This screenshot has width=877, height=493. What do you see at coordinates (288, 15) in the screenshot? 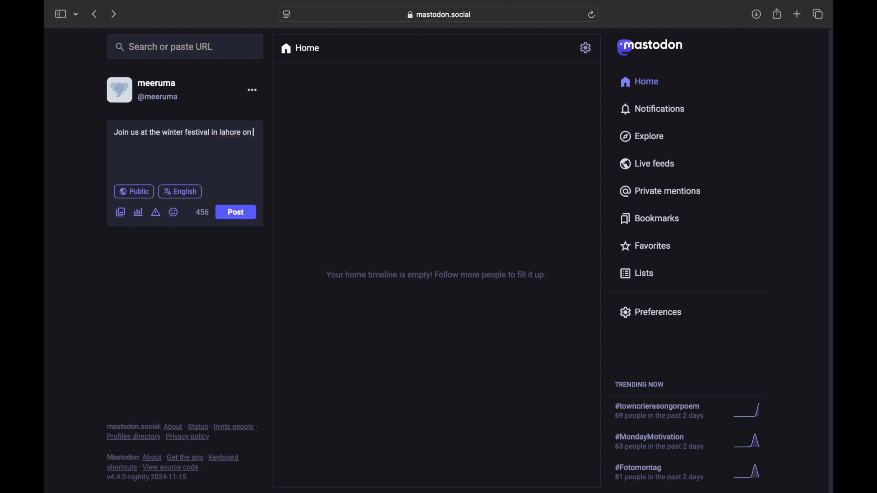
I see `website settings` at bounding box center [288, 15].